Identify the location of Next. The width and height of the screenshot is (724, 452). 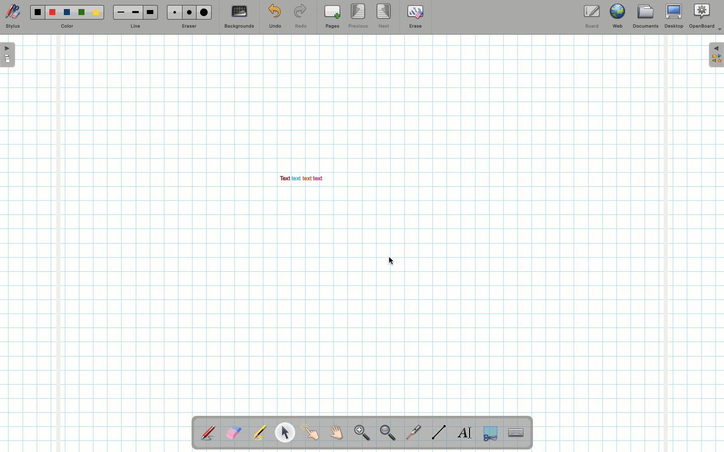
(385, 15).